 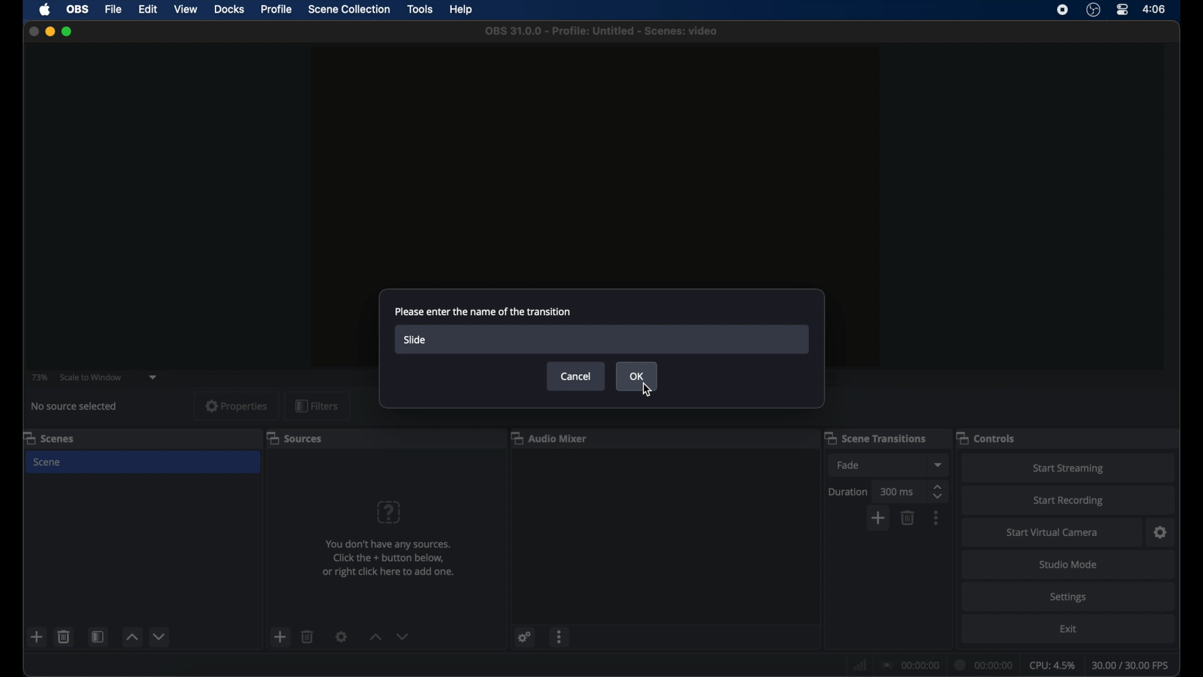 I want to click on 300 ms, so click(x=897, y=493).